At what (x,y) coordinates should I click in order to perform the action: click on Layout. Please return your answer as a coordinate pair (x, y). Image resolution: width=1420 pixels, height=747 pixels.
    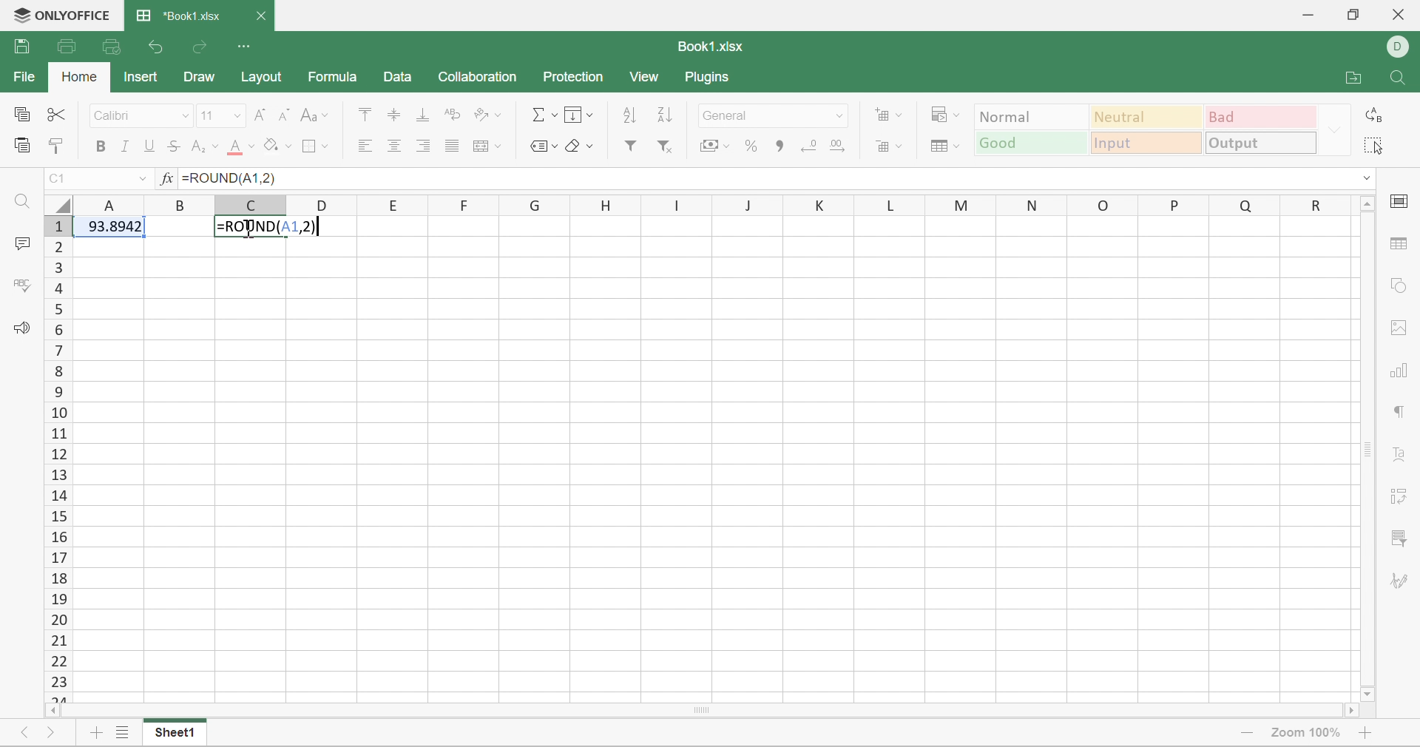
    Looking at the image, I should click on (265, 81).